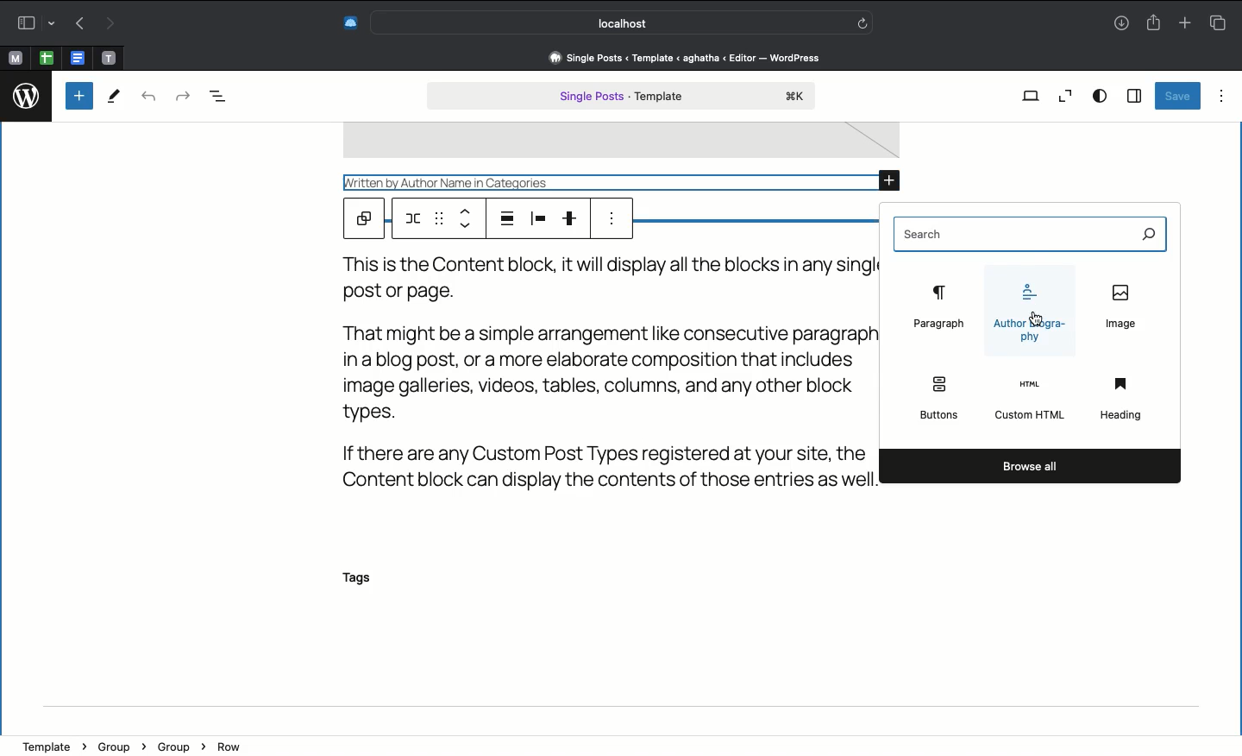 This screenshot has width=1242, height=756. Describe the element at coordinates (529, 181) in the screenshot. I see `Written by Author Name in Categories` at that location.